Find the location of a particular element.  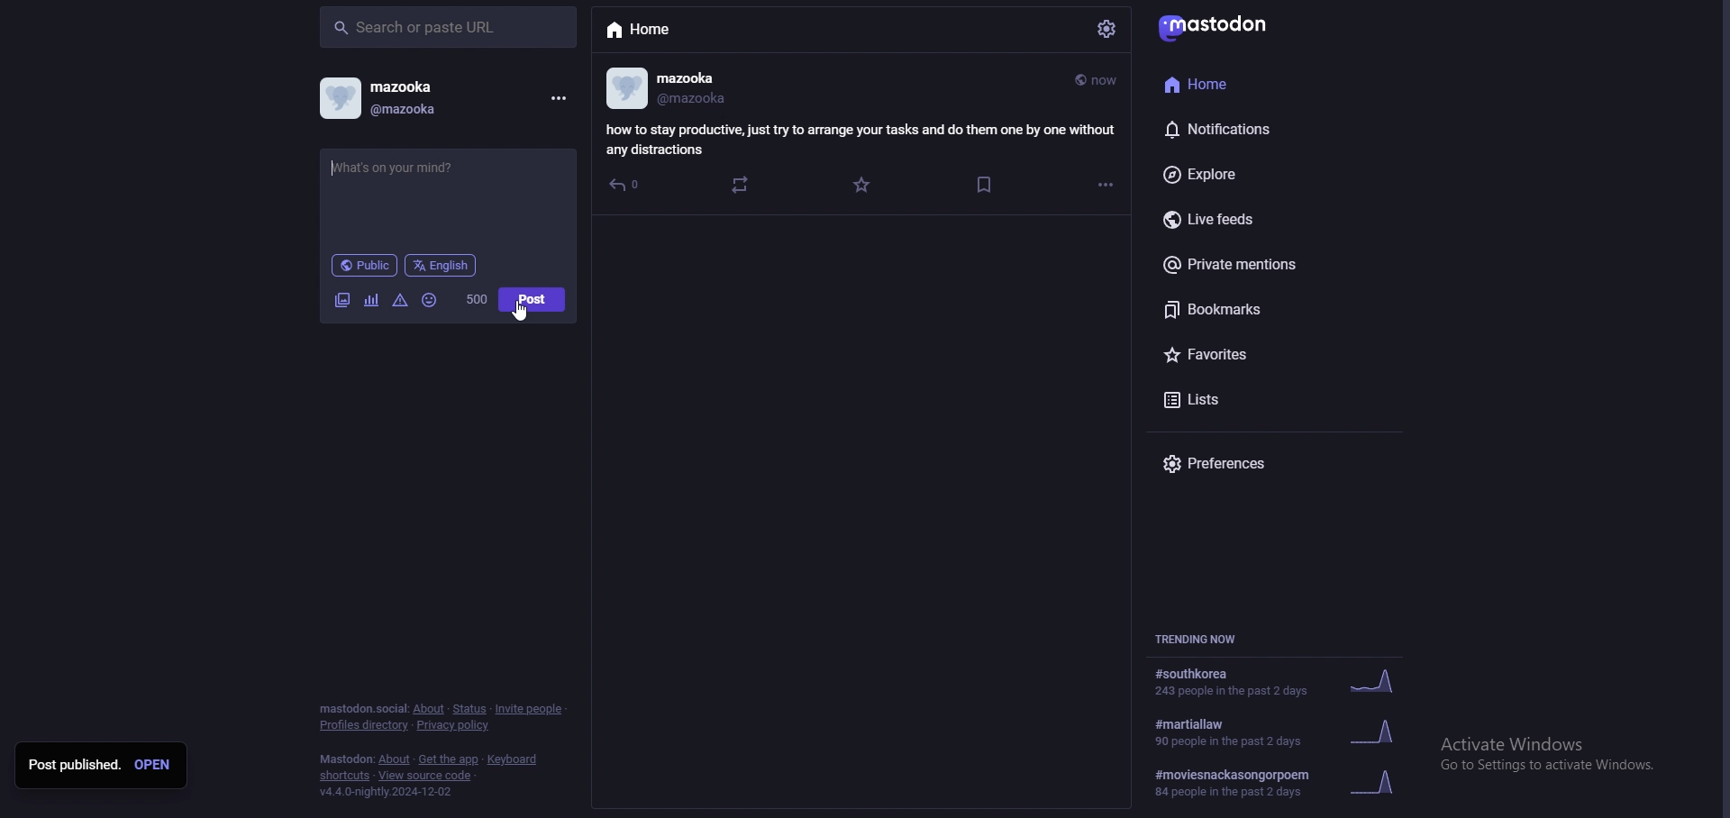

privacy policy is located at coordinates (455, 726).